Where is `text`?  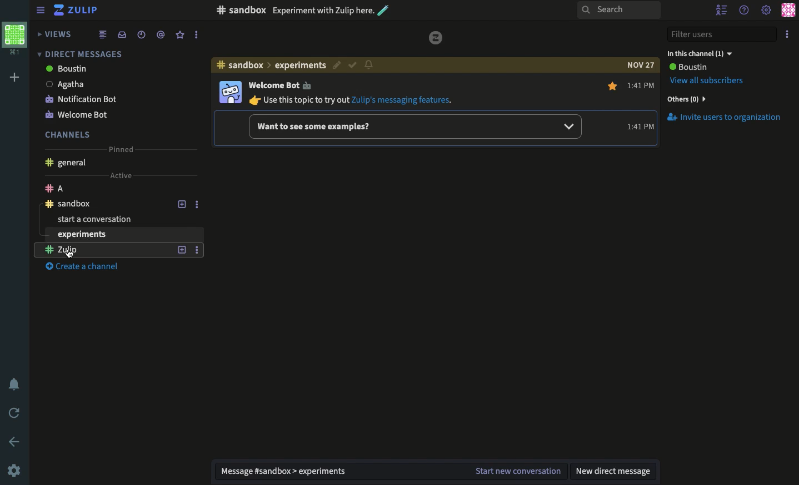 text is located at coordinates (299, 100).